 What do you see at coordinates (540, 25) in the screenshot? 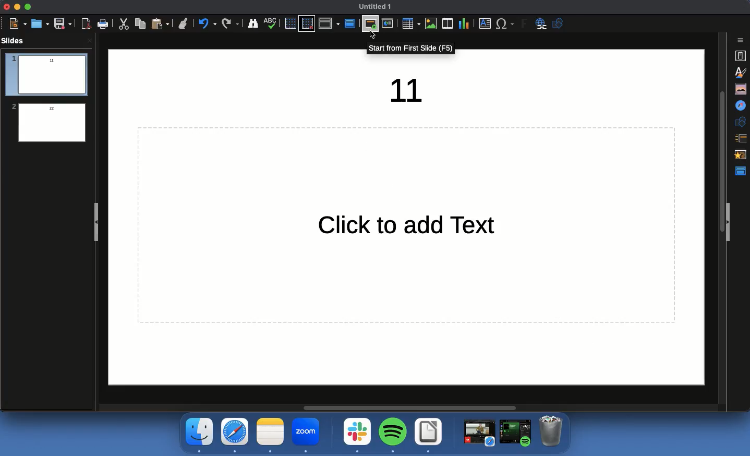
I see `Hyperlink` at bounding box center [540, 25].